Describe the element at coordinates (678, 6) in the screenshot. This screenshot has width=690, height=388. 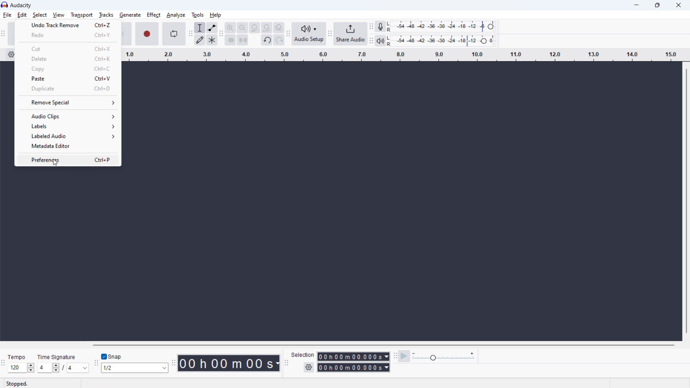
I see `close` at that location.